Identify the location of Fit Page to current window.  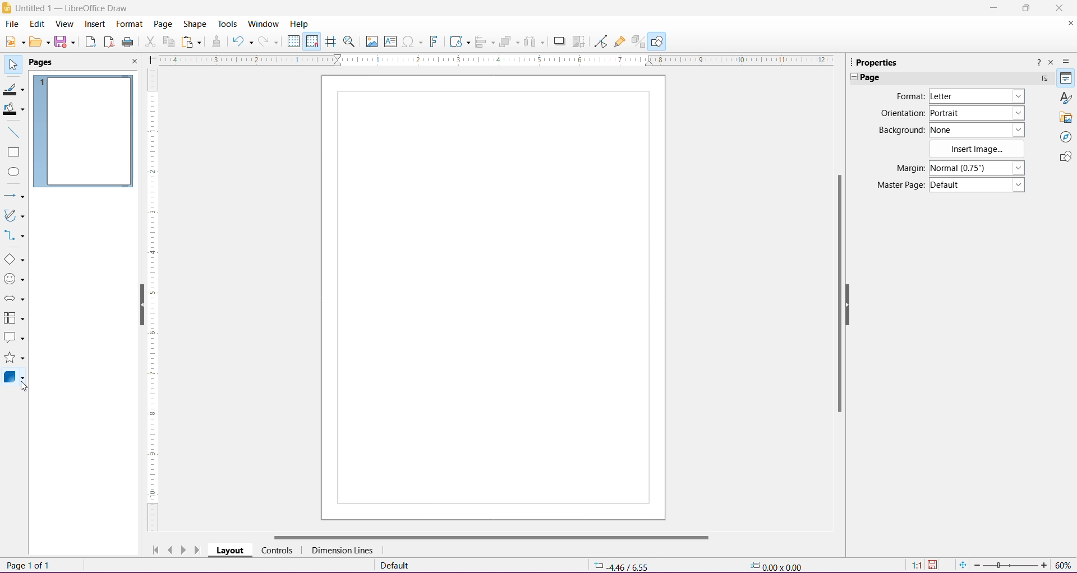
(962, 565).